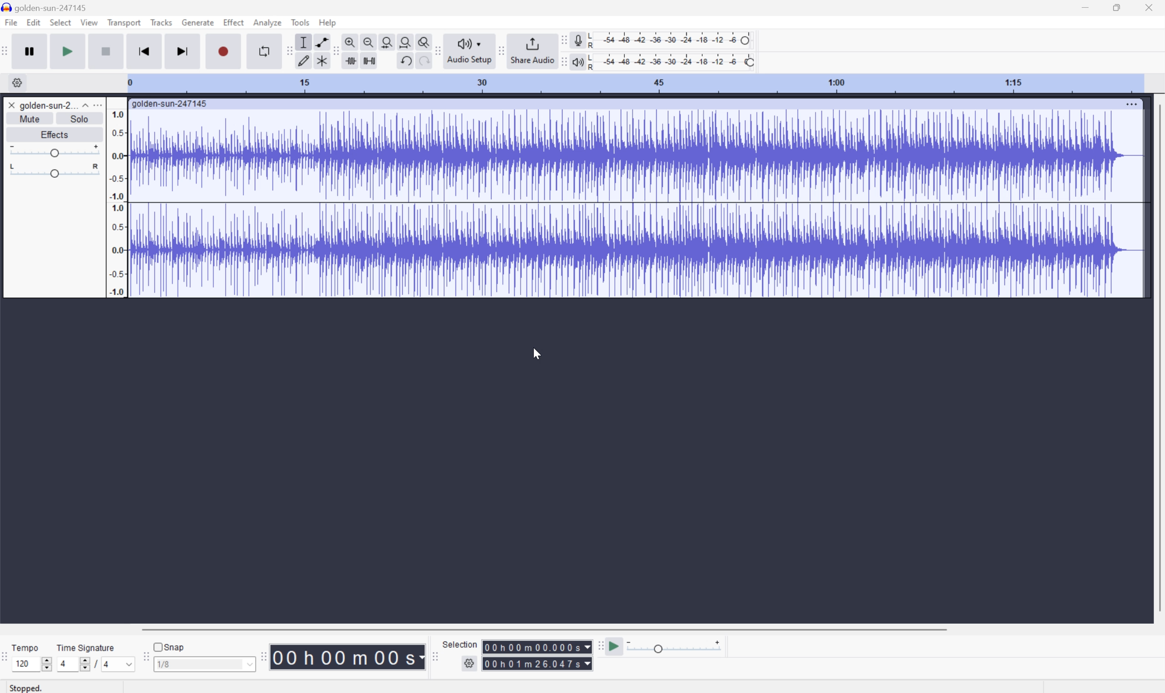 This screenshot has width=1165, height=693. I want to click on goldensun-247145, so click(45, 7).